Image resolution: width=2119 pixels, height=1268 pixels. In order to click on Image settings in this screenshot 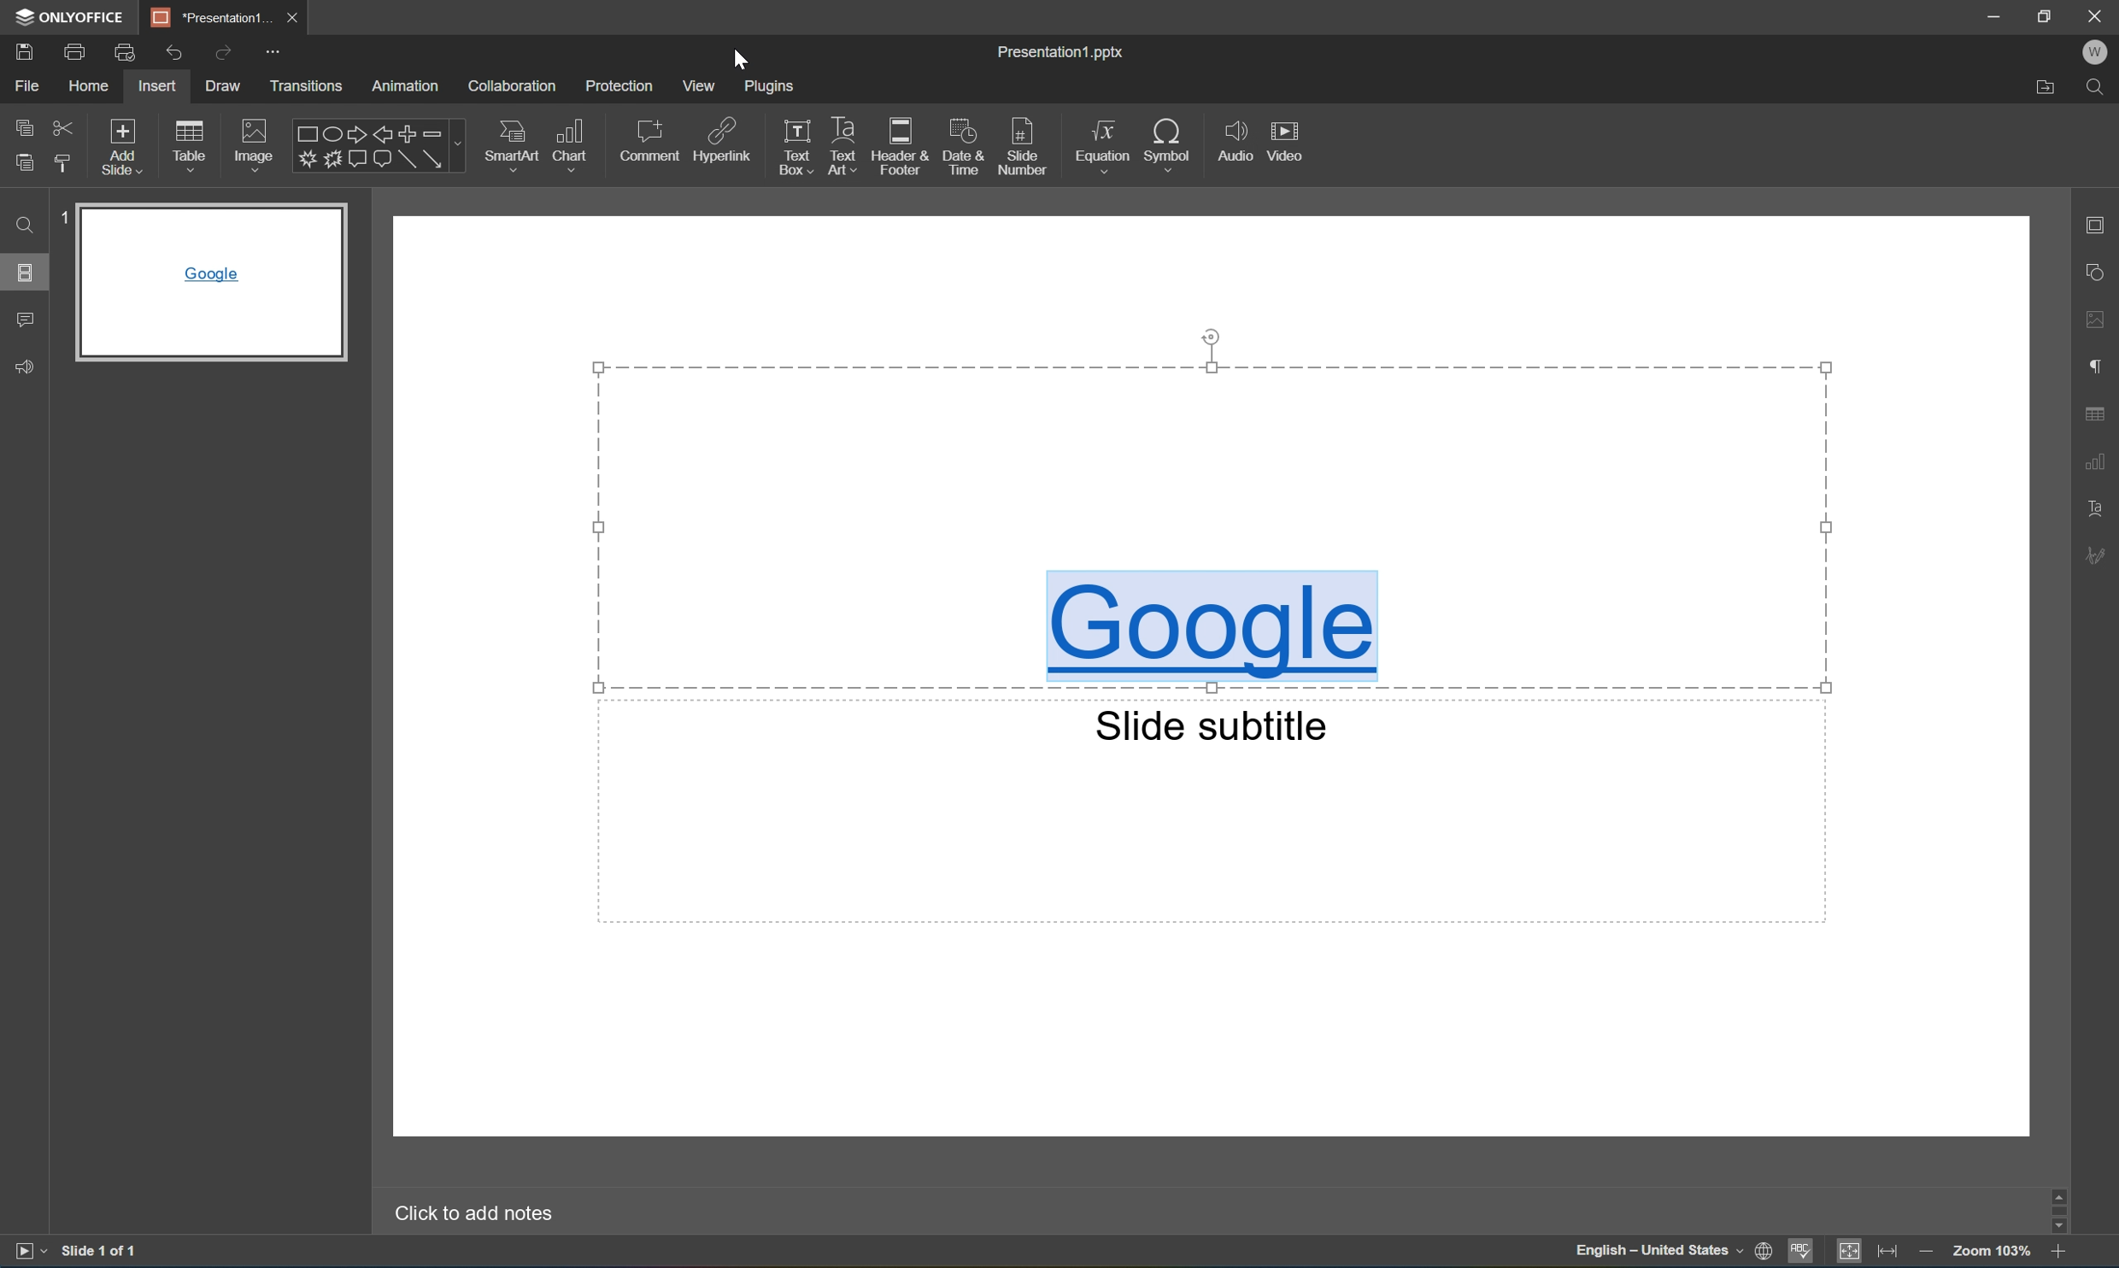, I will do `click(2099, 321)`.